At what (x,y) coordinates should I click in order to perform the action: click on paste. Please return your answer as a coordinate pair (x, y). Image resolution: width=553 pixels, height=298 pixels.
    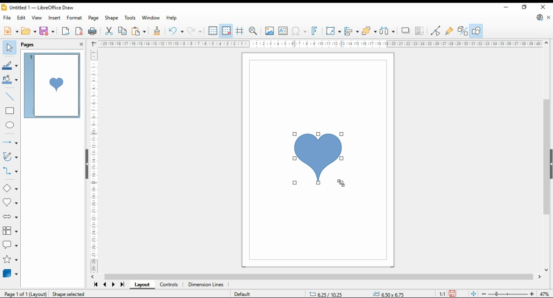
    Looking at the image, I should click on (138, 31).